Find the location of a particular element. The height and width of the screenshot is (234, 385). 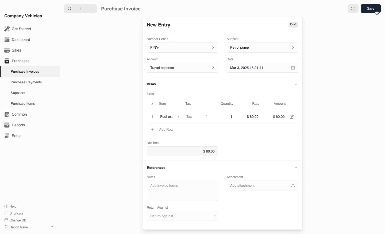

Shortcuts is located at coordinates (14, 214).